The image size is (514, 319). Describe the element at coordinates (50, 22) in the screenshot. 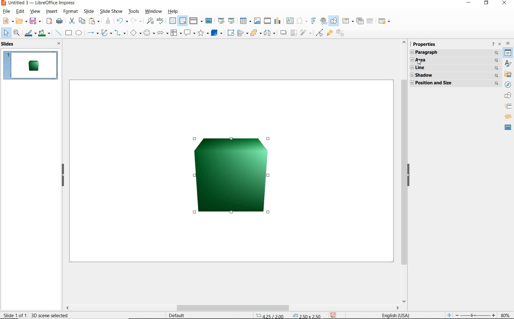

I see `export as pdf` at that location.